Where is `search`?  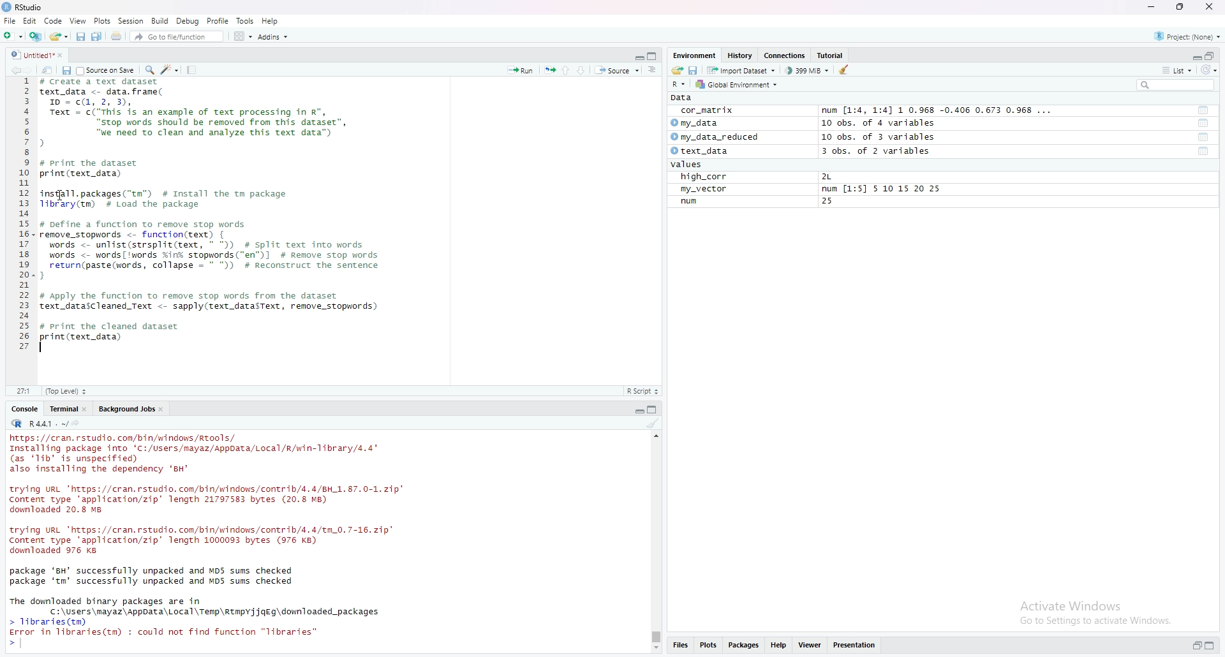 search is located at coordinates (1177, 85).